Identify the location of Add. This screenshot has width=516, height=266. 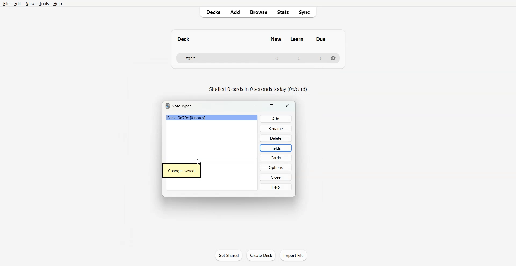
(276, 118).